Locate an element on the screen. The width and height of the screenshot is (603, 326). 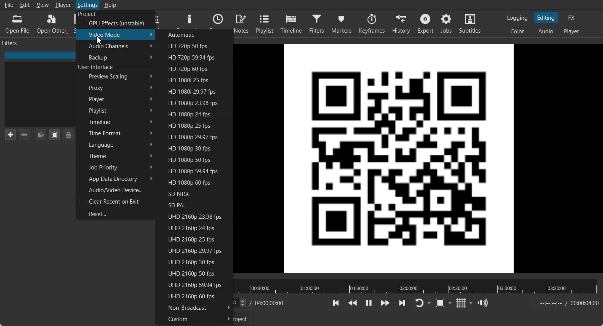
History is located at coordinates (401, 24).